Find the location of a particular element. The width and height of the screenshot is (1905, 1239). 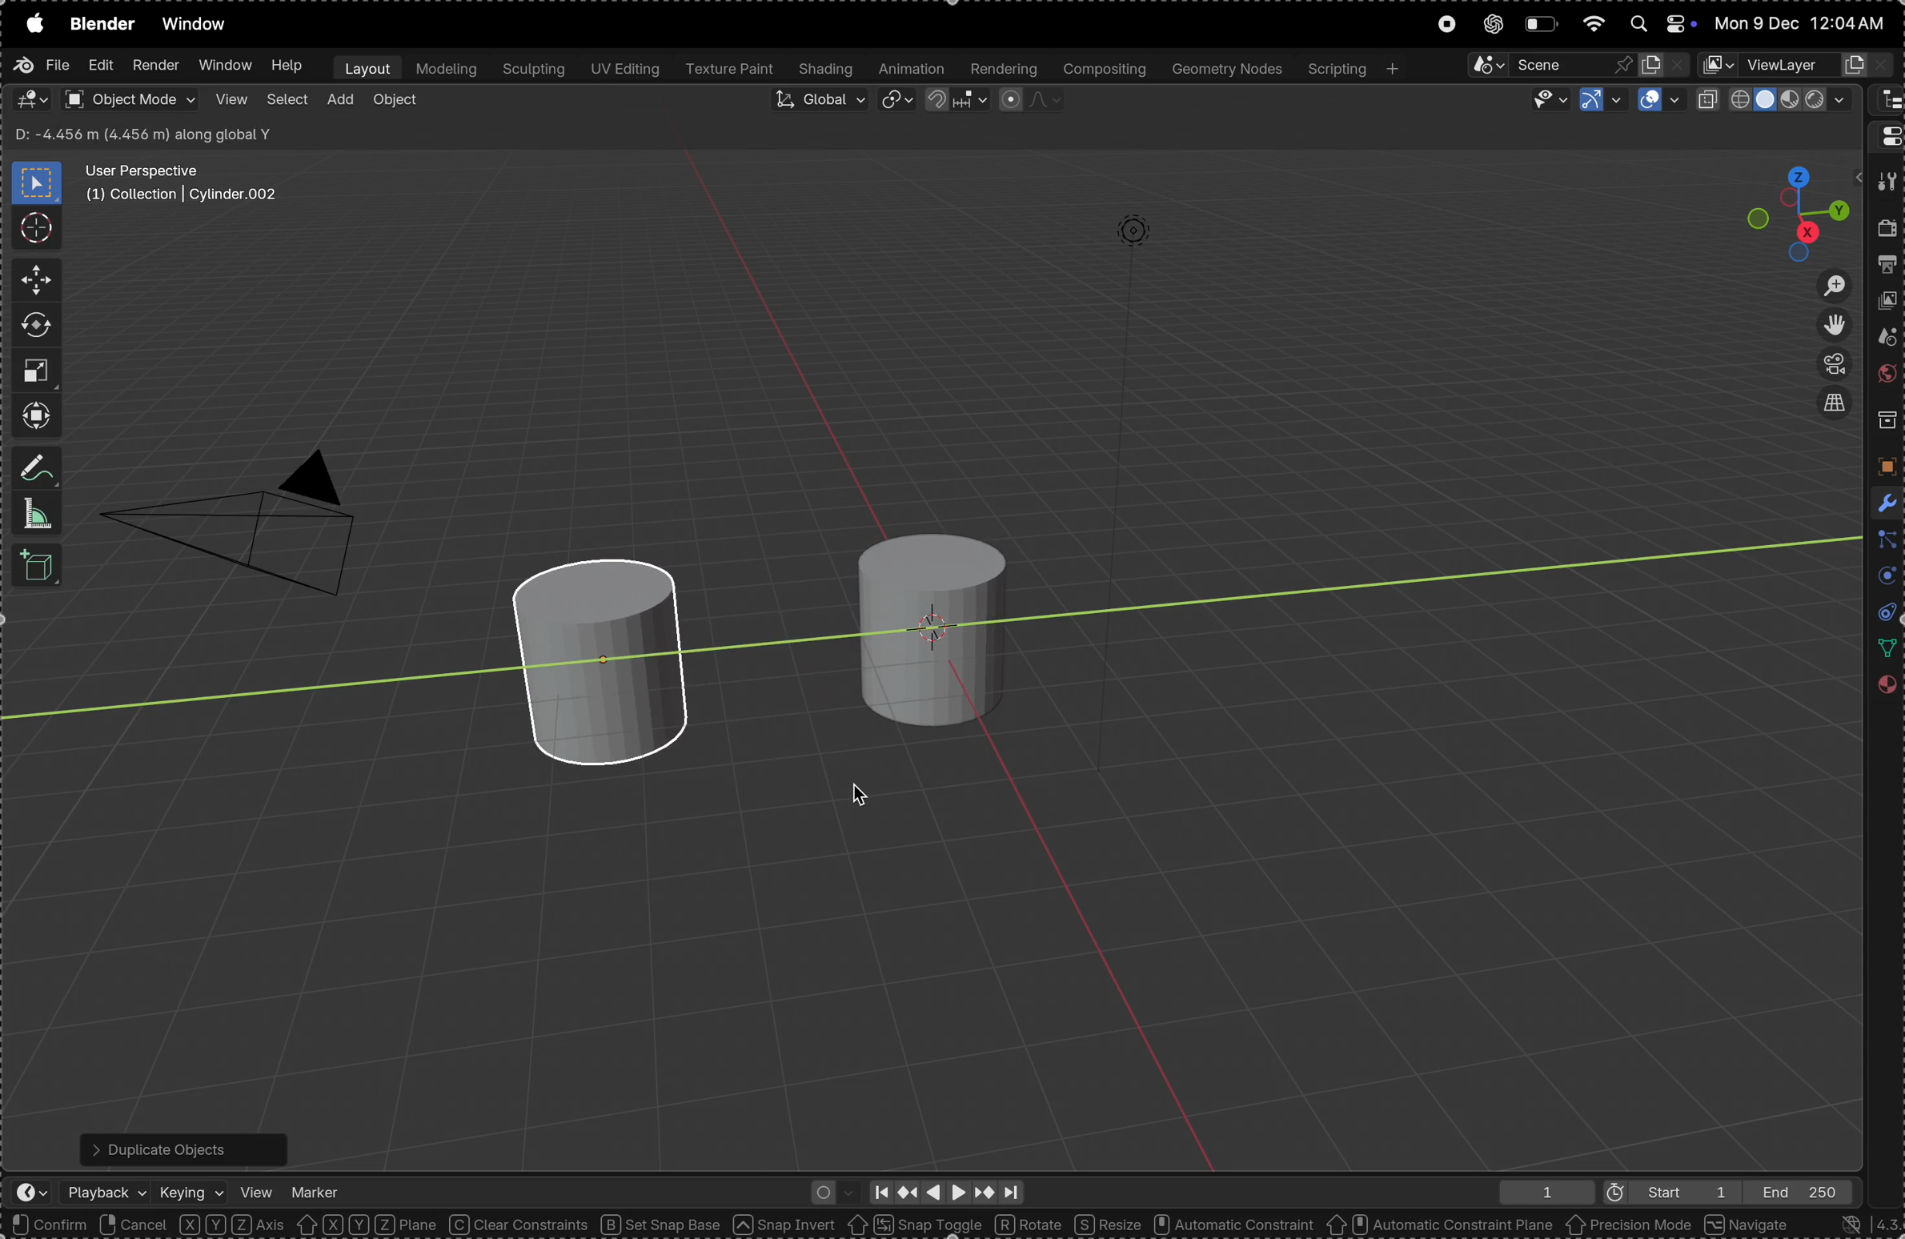

Blender is located at coordinates (102, 23).